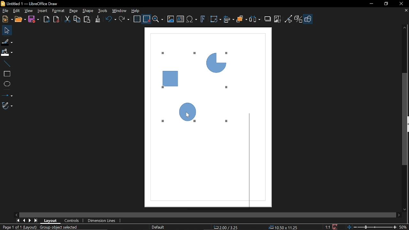 Image resolution: width=409 pixels, height=230 pixels. I want to click on Current zoom, so click(404, 227).